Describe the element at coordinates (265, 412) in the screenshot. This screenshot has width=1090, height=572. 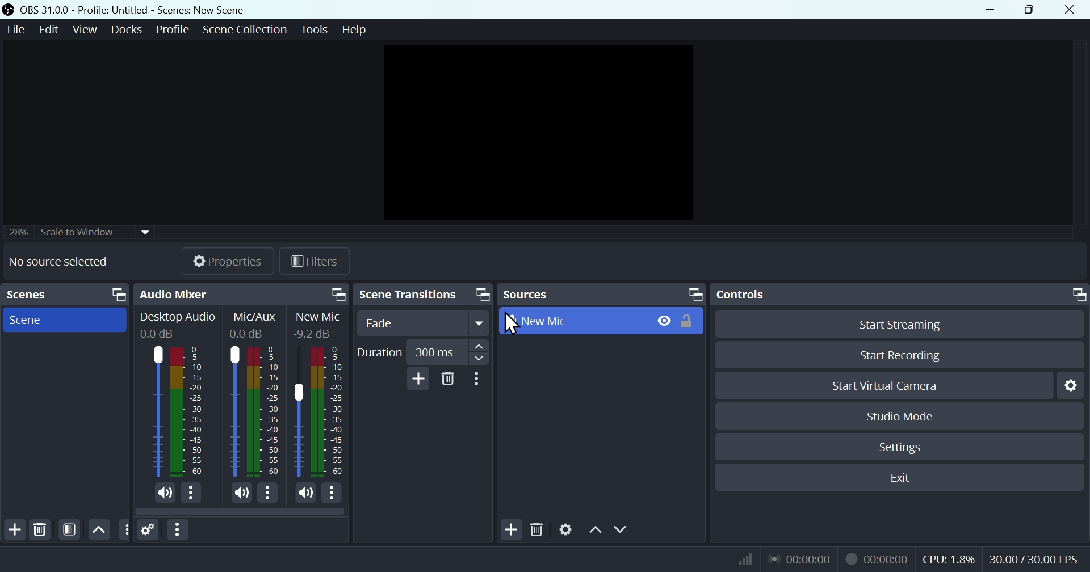
I see `Mic/Aux` at that location.